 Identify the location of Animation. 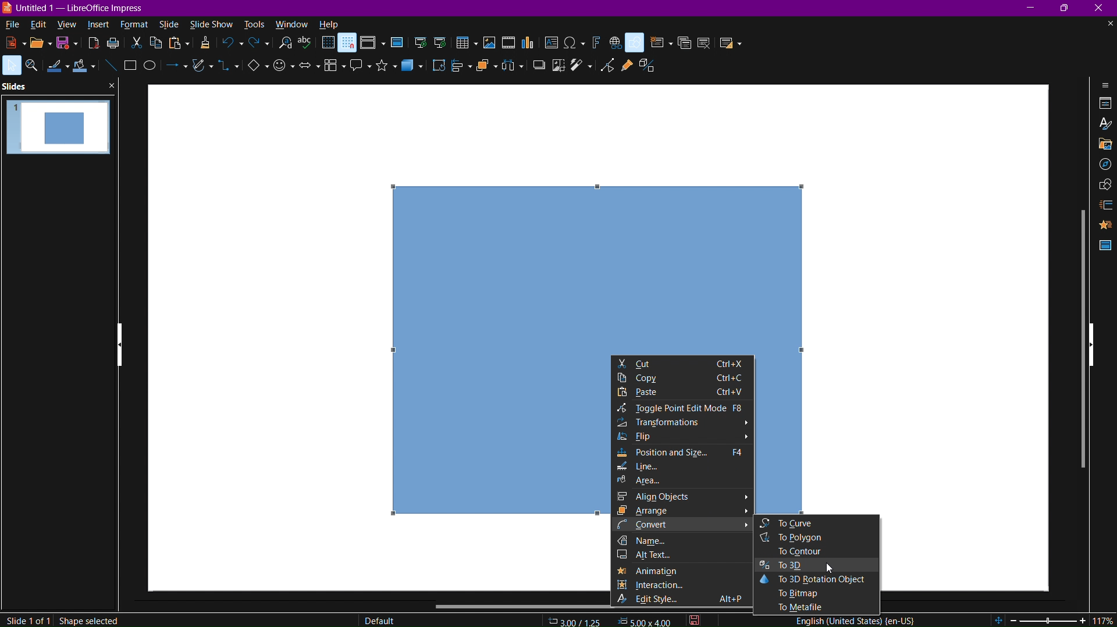
(682, 571).